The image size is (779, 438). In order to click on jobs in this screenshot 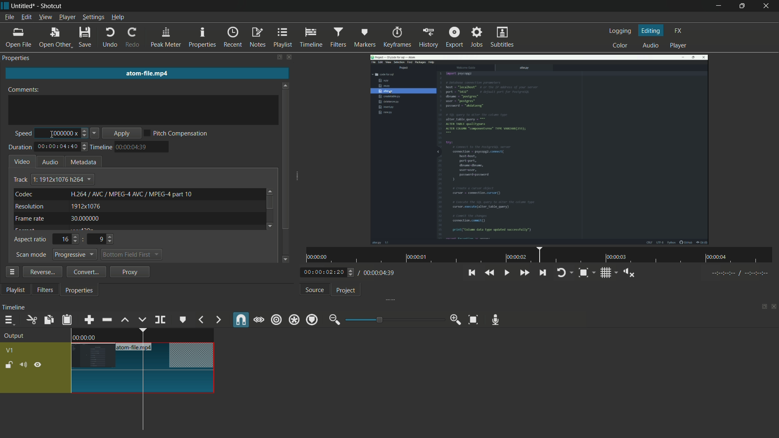, I will do `click(477, 37)`.